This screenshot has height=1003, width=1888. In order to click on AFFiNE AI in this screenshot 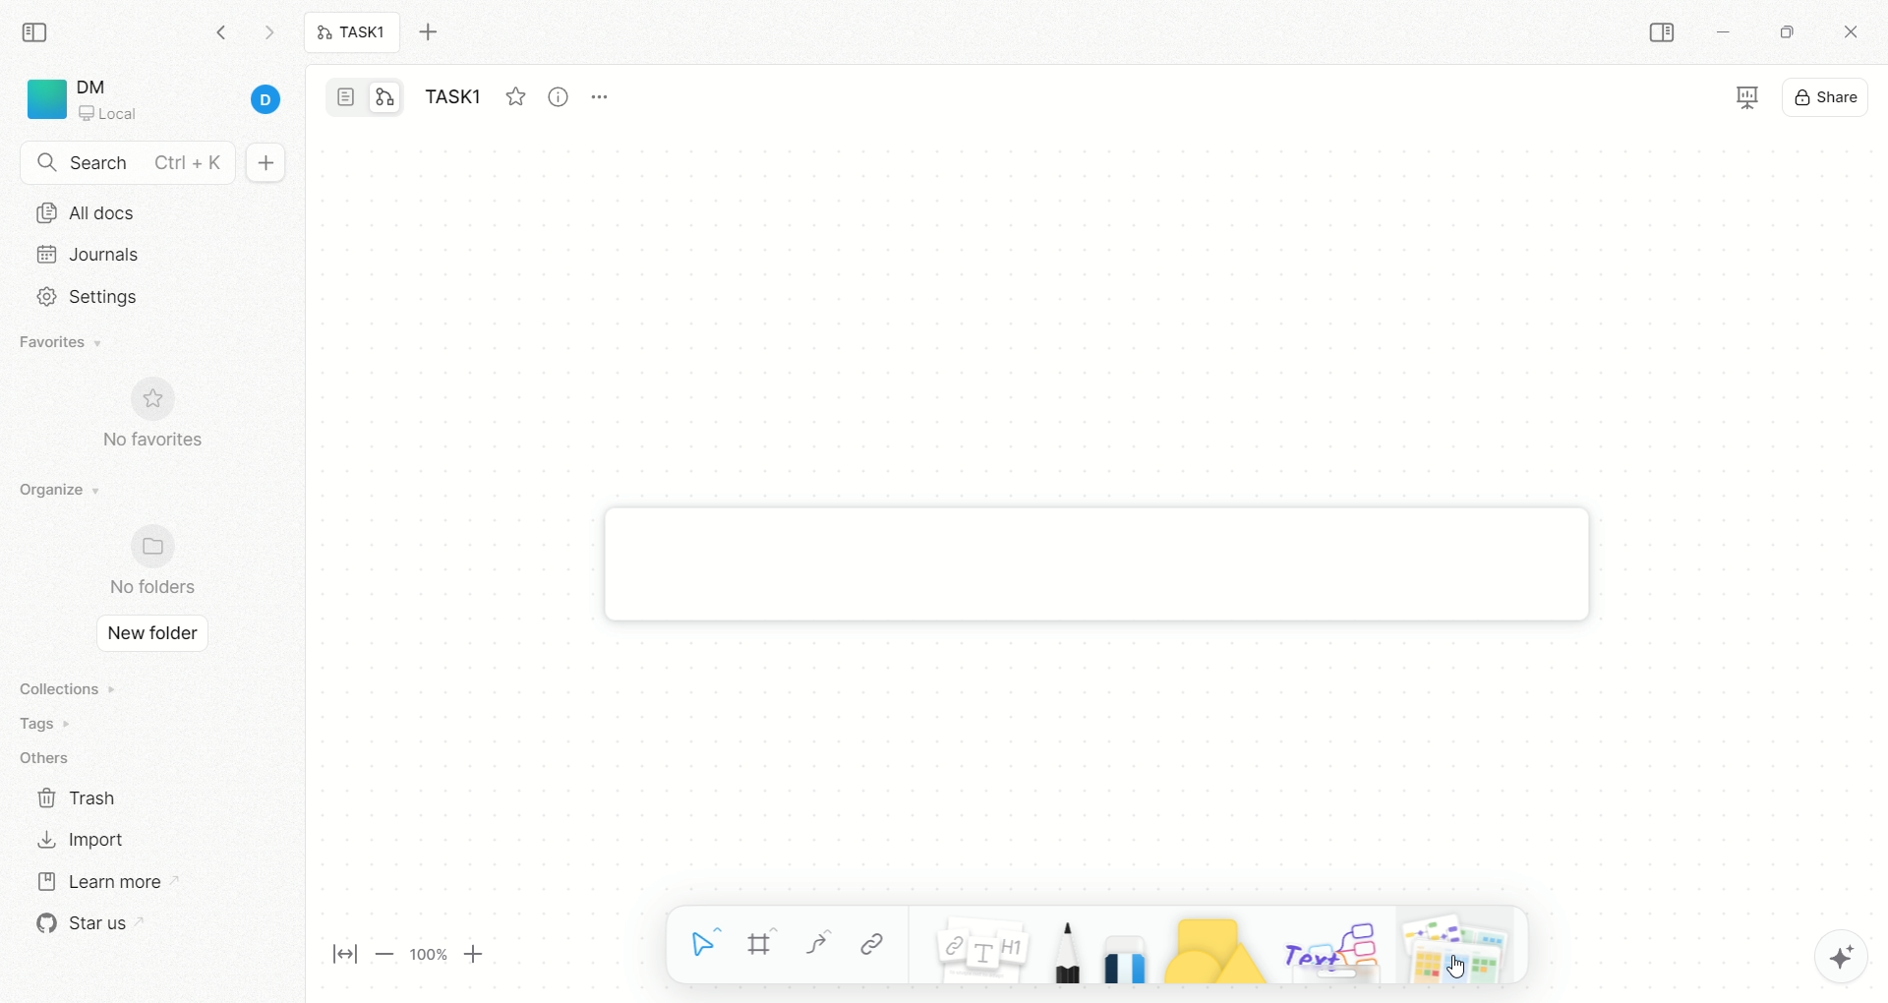, I will do `click(1820, 952)`.